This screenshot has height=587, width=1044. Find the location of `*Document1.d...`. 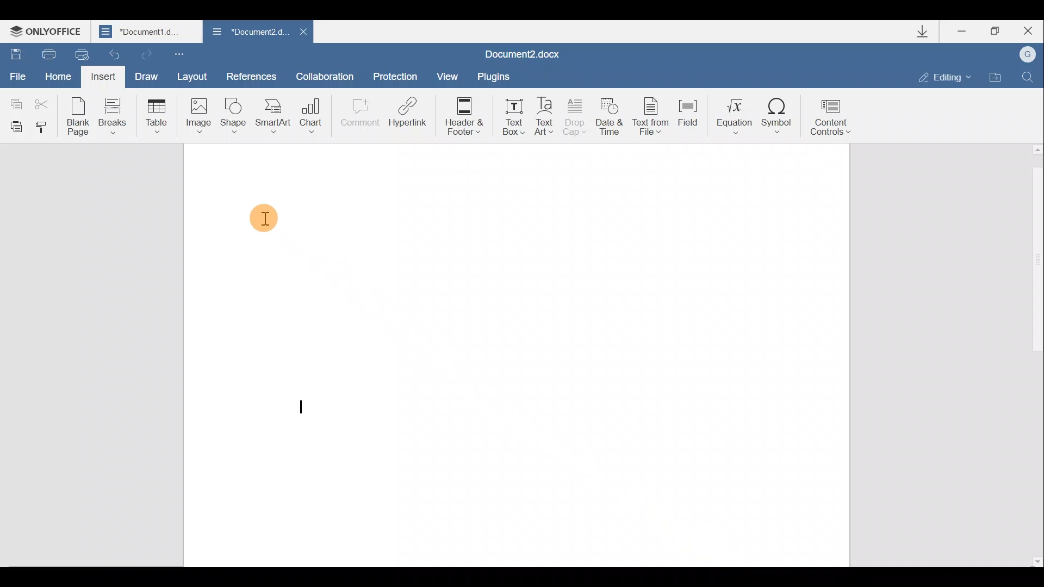

*Document1.d... is located at coordinates (148, 33).